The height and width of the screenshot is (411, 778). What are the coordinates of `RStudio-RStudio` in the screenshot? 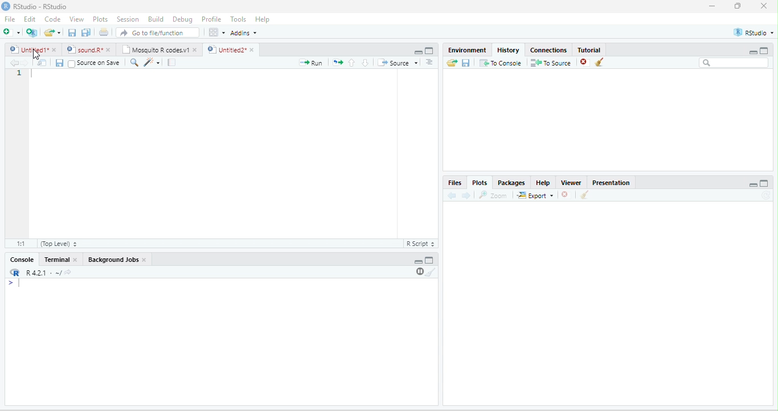 It's located at (41, 6).